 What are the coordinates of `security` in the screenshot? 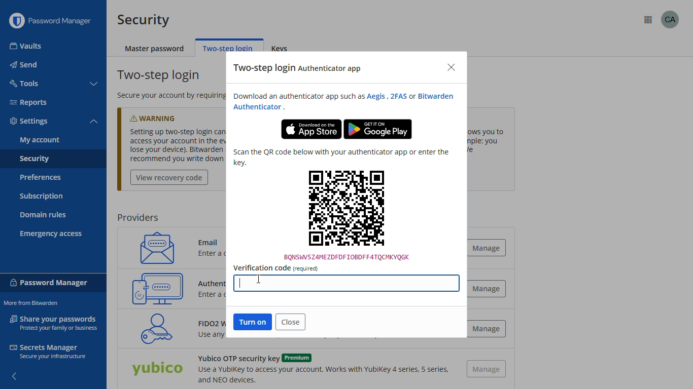 It's located at (34, 160).